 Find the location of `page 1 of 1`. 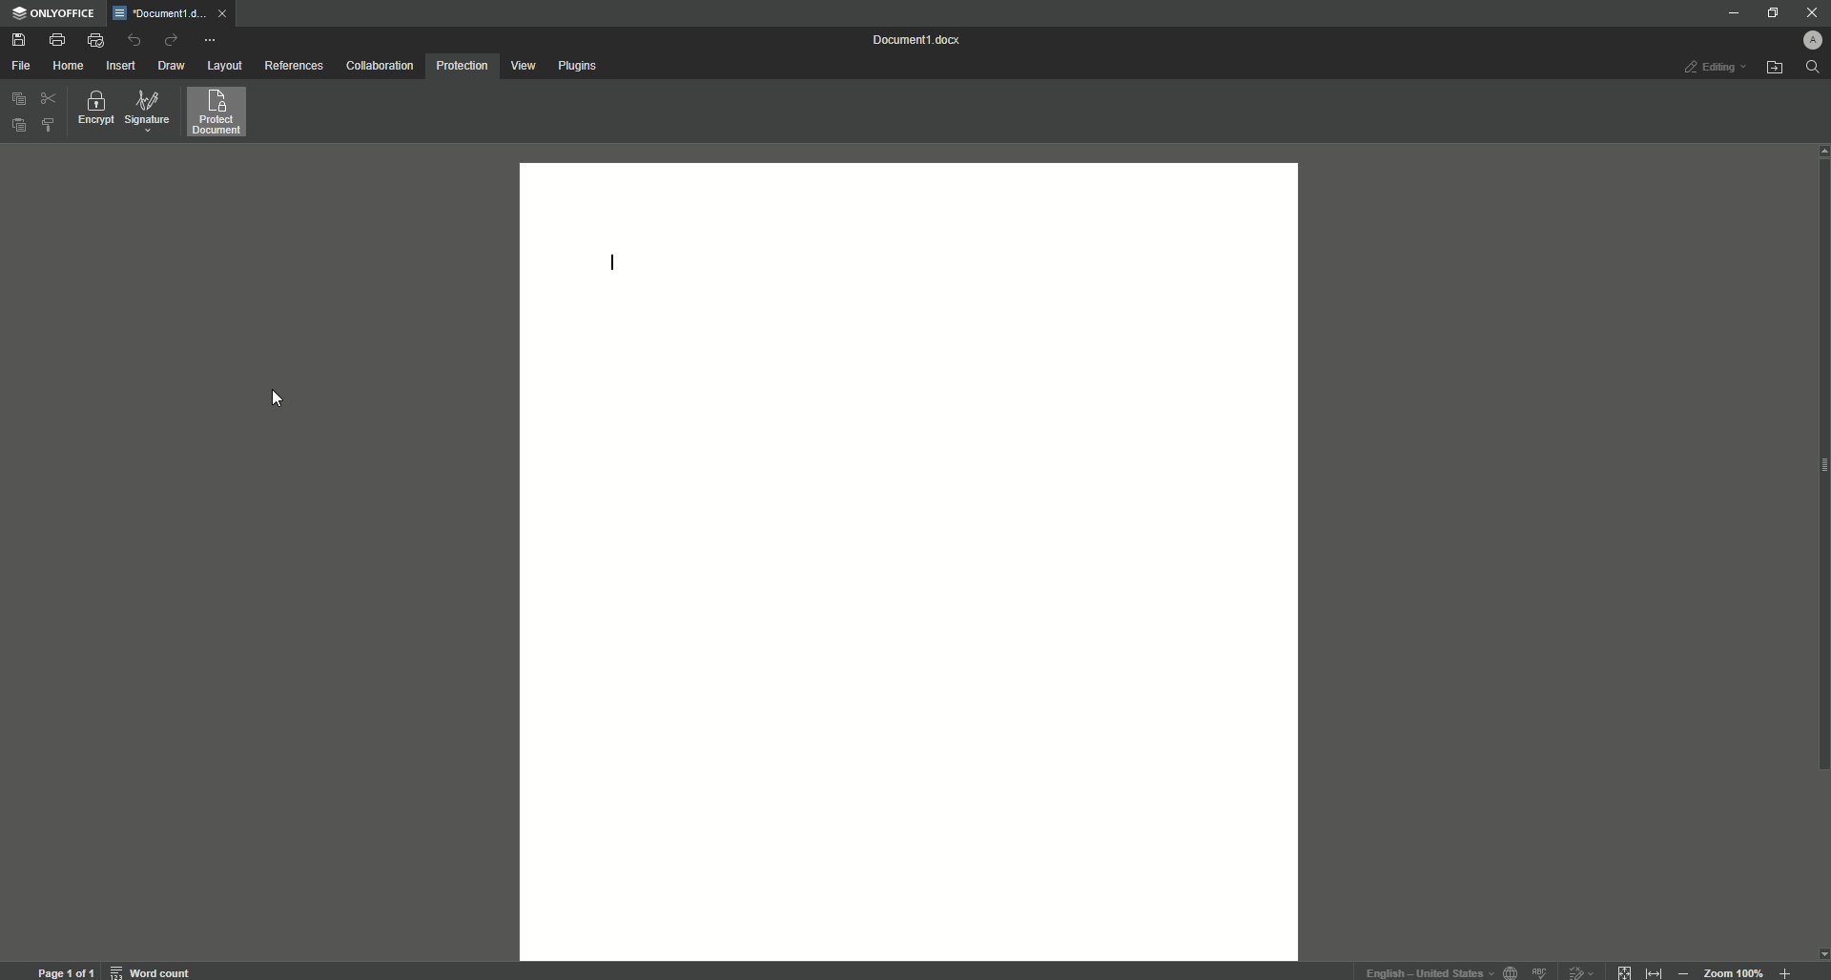

page 1 of 1 is located at coordinates (66, 971).